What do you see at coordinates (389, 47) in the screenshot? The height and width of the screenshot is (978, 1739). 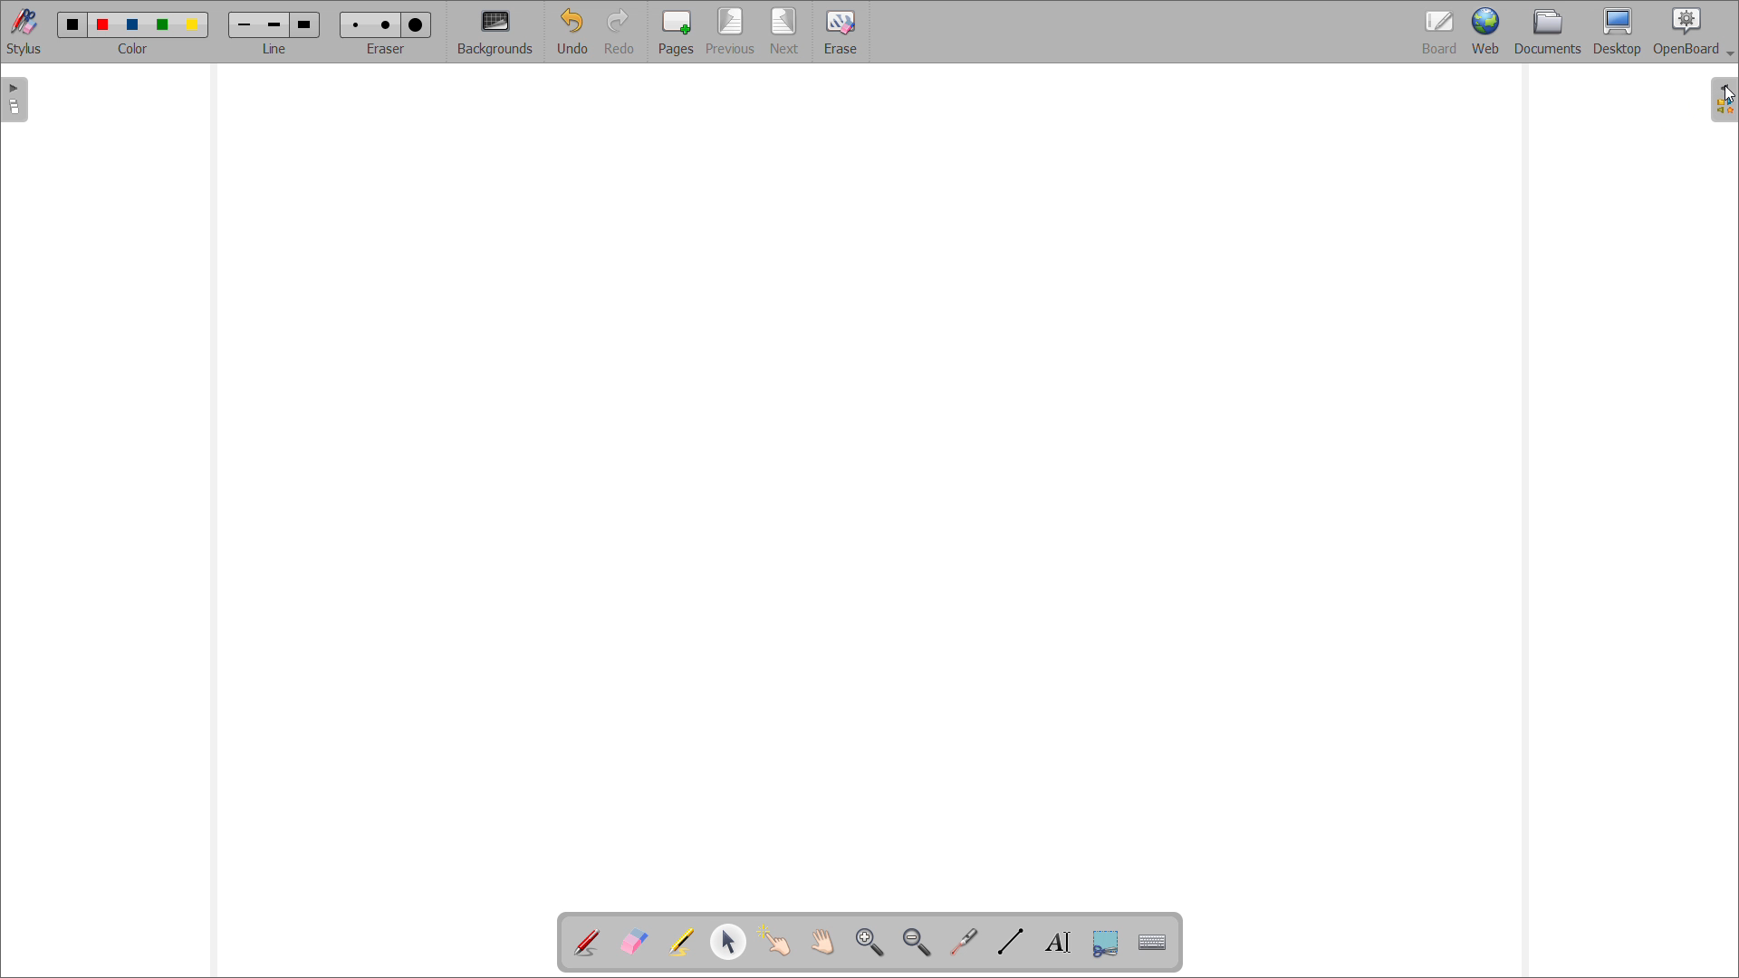 I see `eraser` at bounding box center [389, 47].